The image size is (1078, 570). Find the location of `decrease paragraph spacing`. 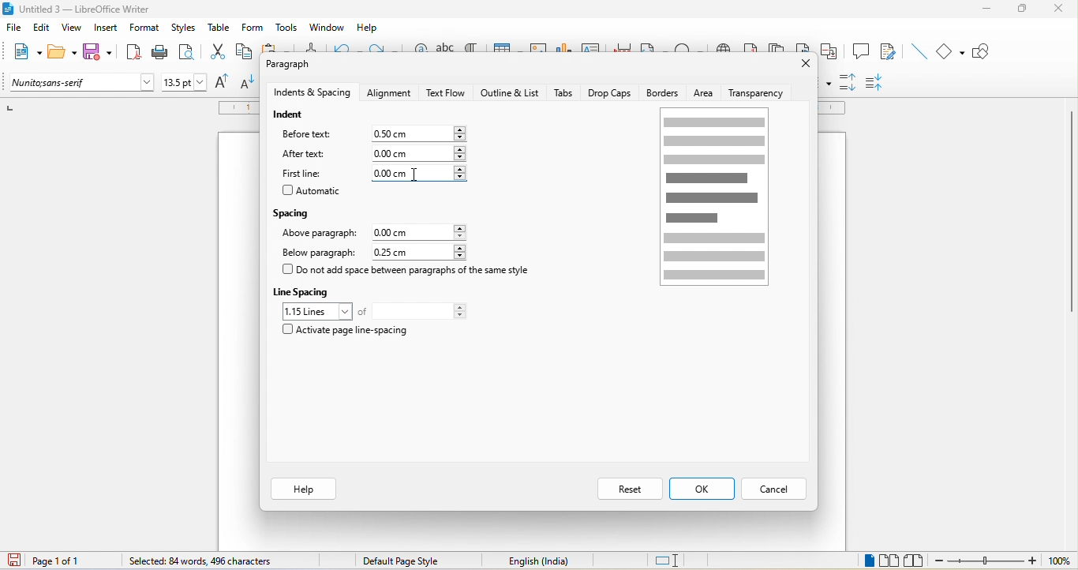

decrease paragraph spacing is located at coordinates (878, 83).